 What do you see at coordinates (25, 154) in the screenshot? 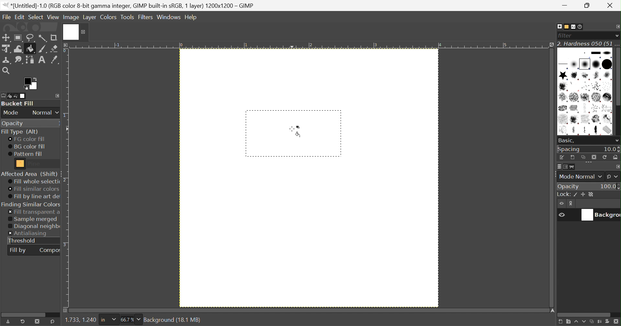
I see `Pattern fill` at bounding box center [25, 154].